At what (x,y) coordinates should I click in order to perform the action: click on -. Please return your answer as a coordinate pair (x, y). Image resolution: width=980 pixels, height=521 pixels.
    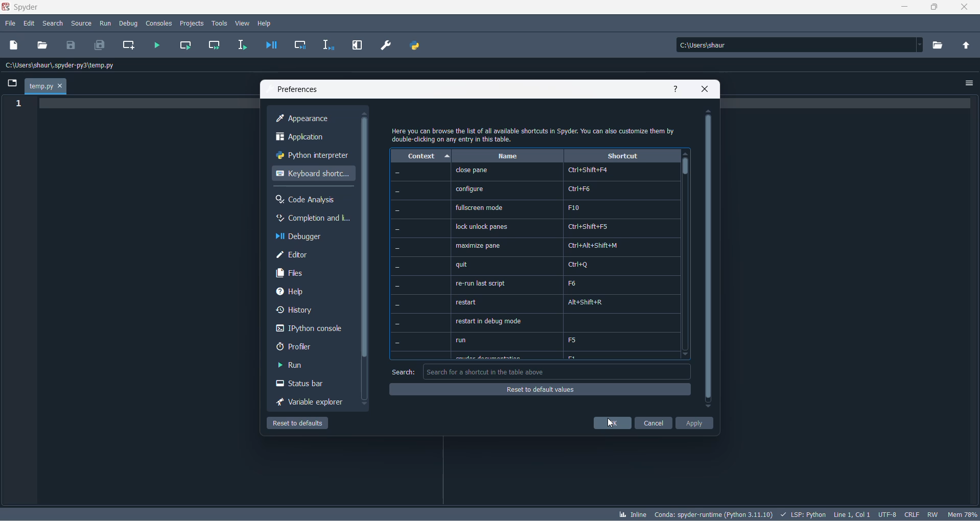
    Looking at the image, I should click on (399, 323).